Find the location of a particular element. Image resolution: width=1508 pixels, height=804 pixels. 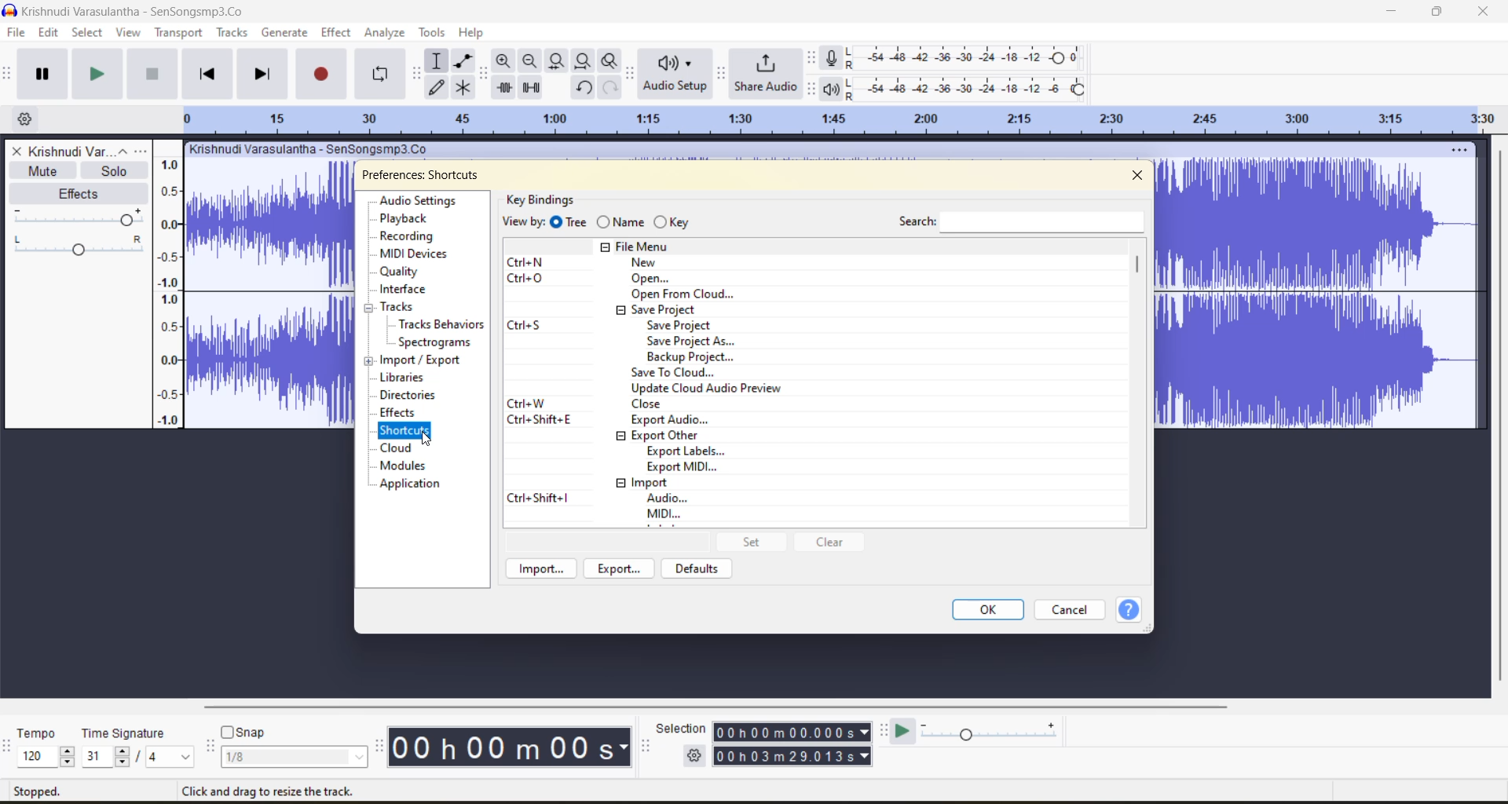

edit is located at coordinates (51, 35).